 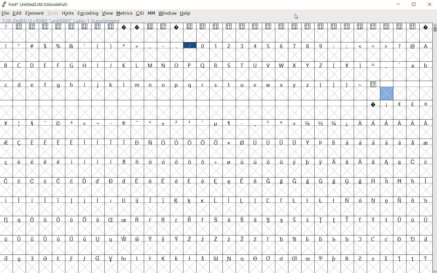 I want to click on METRICS, so click(x=124, y=13).